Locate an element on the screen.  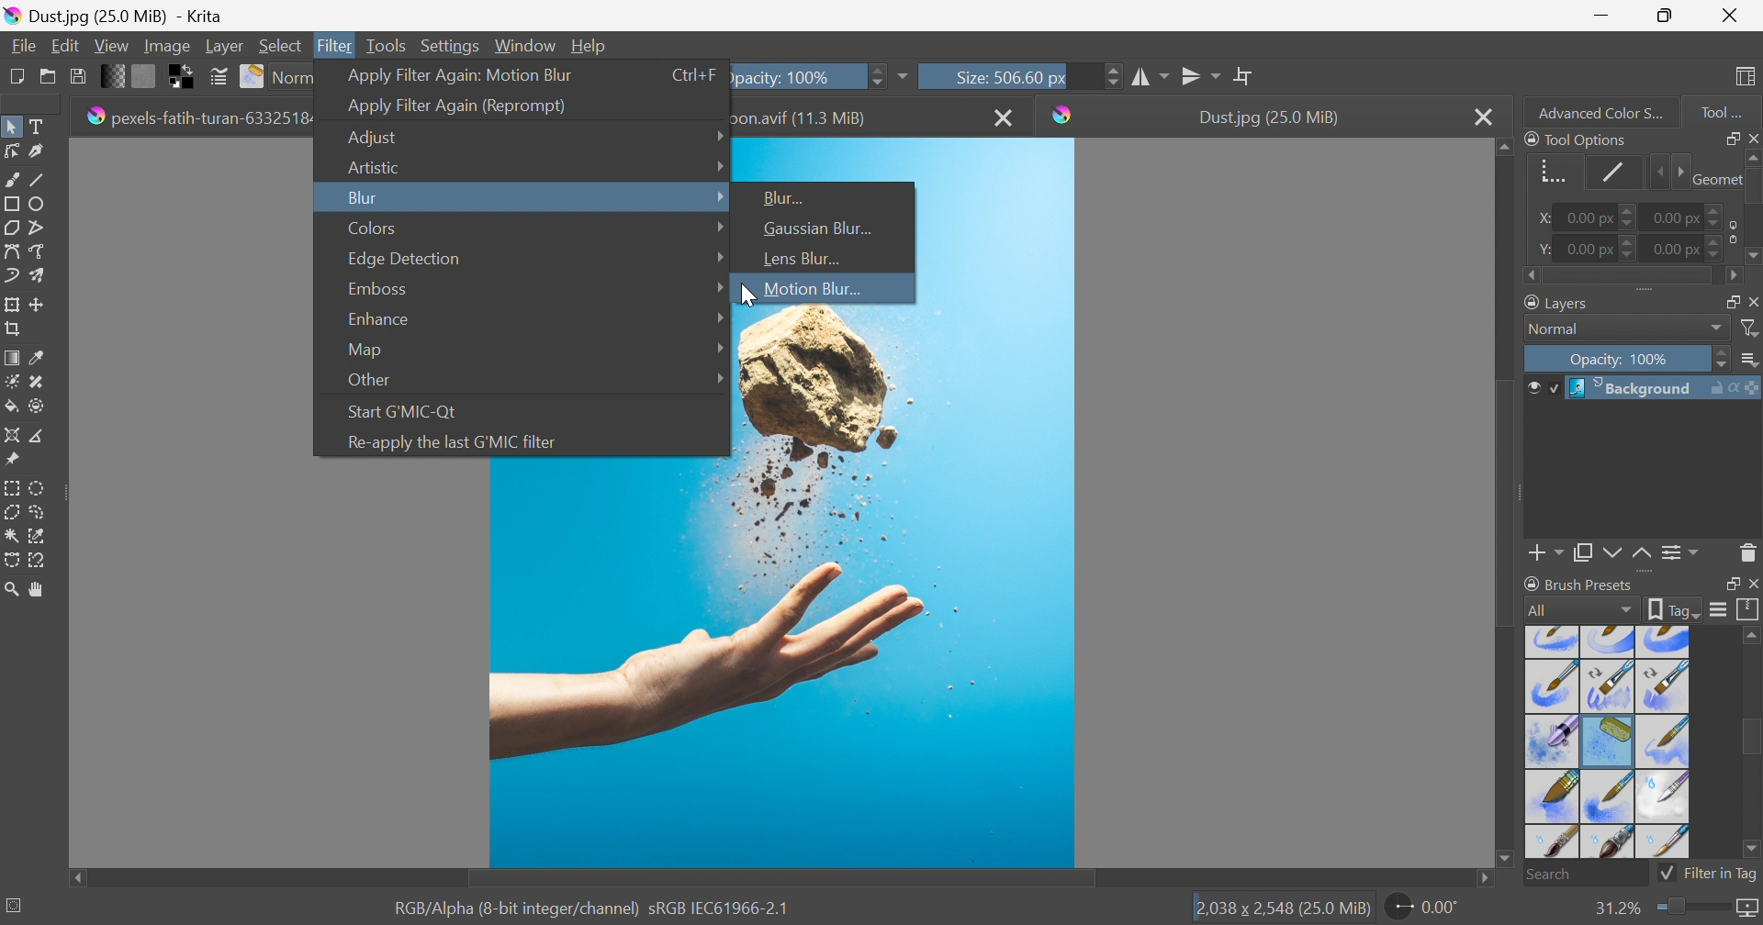
Image is located at coordinates (782, 663).